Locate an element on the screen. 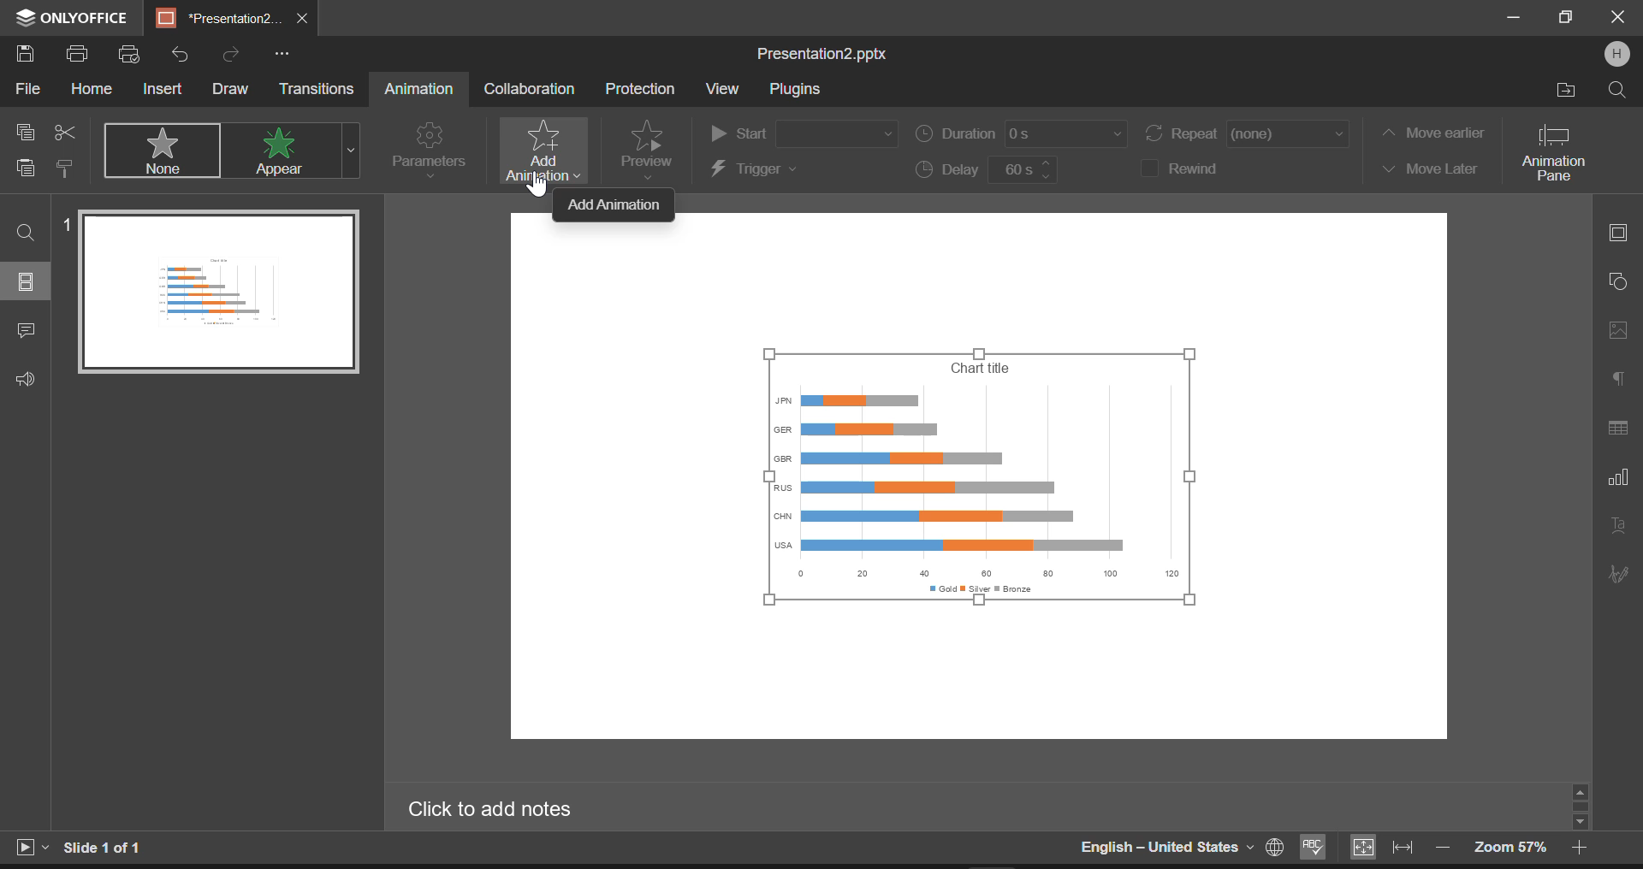 This screenshot has width=1643, height=869. Fit to width is located at coordinates (1403, 848).